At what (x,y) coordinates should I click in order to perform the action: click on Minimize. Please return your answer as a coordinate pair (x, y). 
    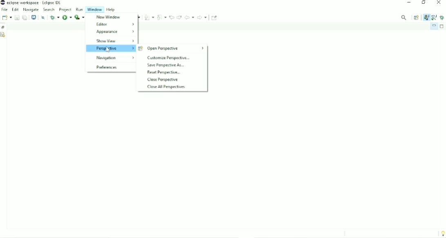
    Looking at the image, I should click on (409, 3).